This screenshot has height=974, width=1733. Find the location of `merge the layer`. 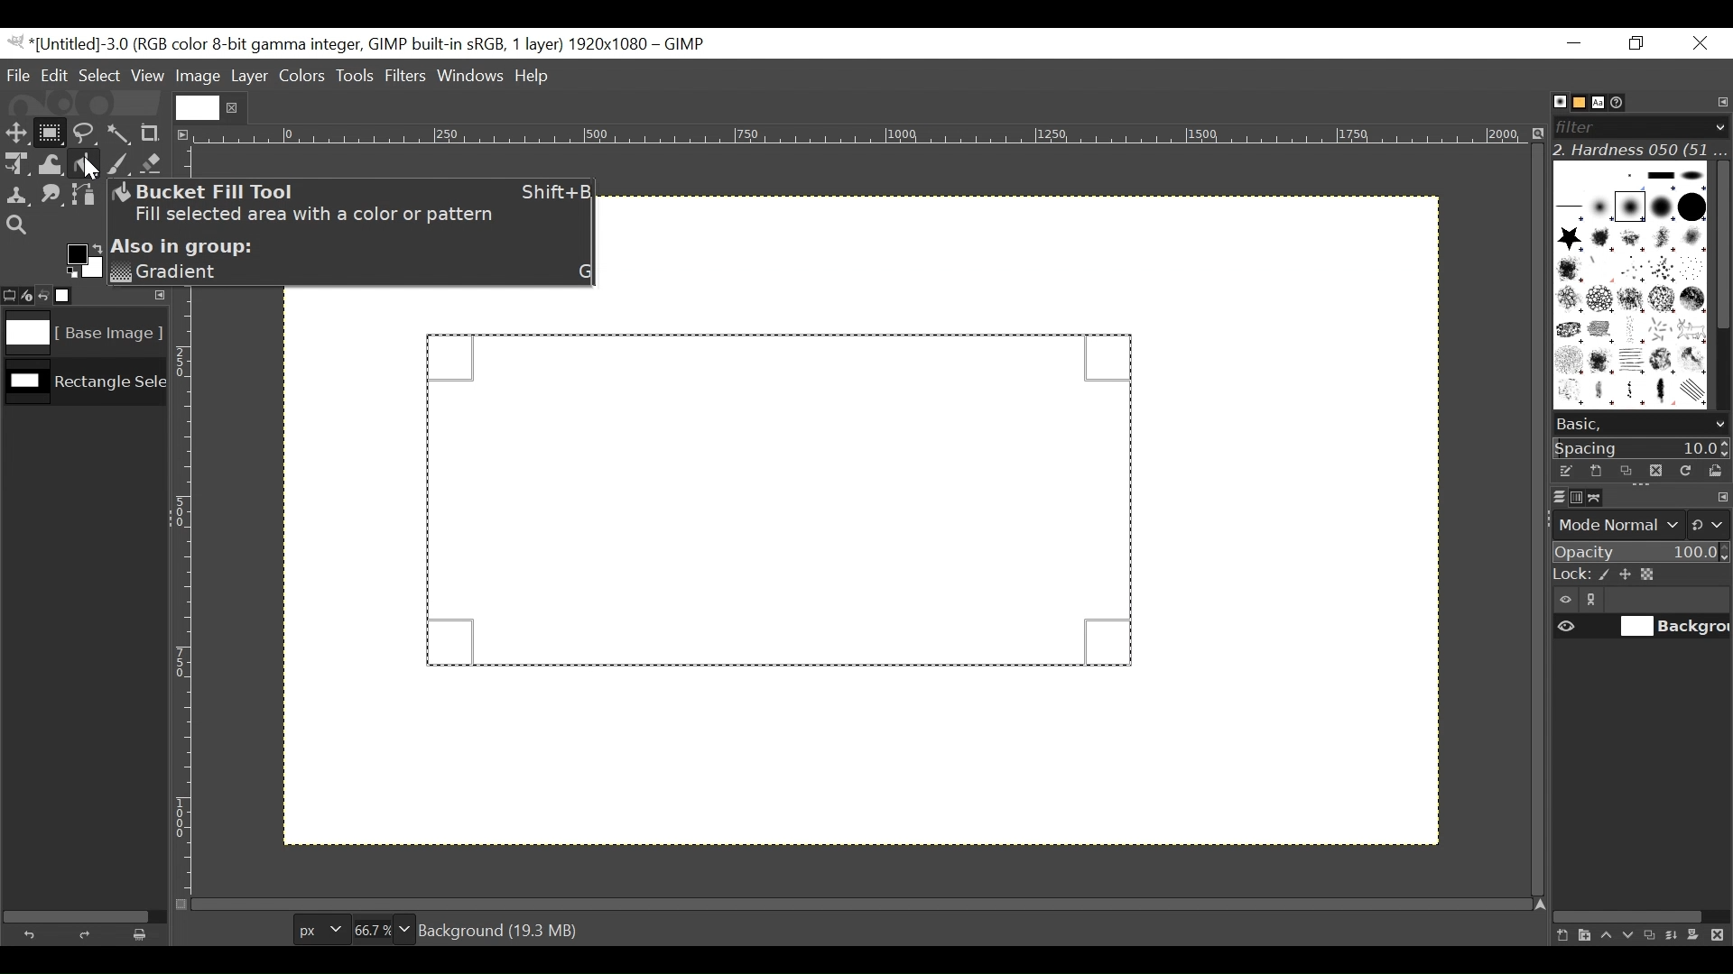

merge the layer is located at coordinates (1676, 934).